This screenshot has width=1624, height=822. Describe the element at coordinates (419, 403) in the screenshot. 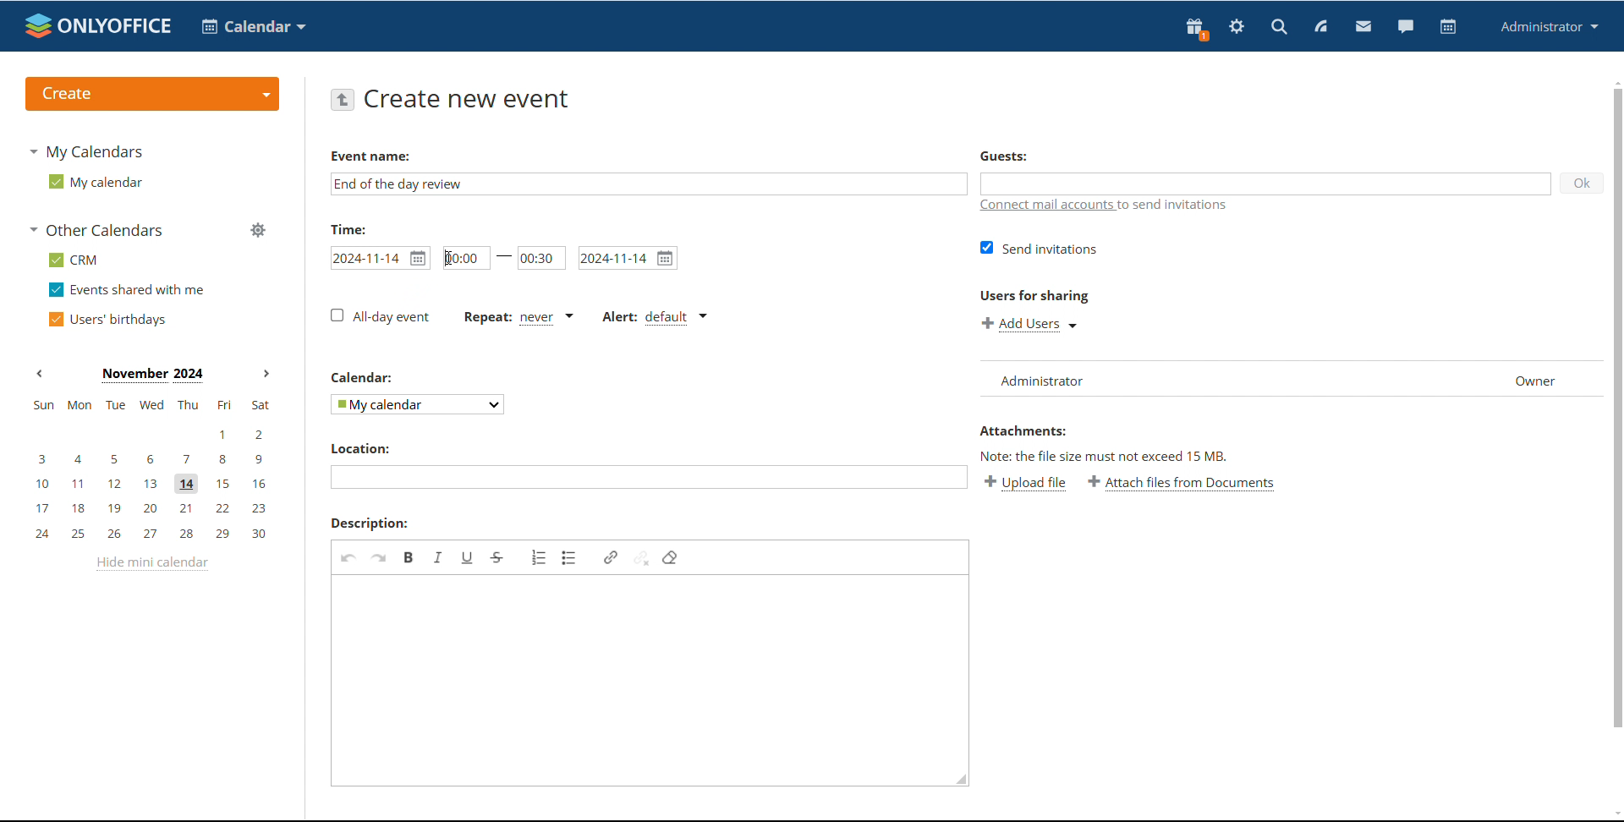

I see `select calendar` at that location.